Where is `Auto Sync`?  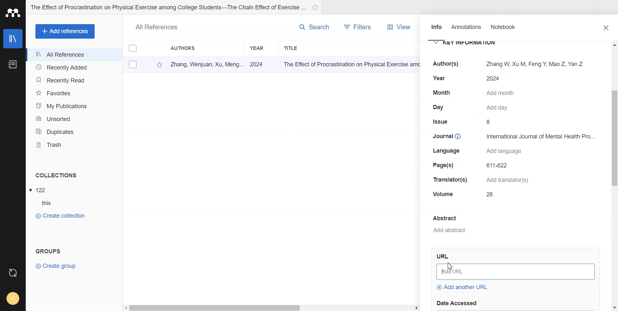 Auto Sync is located at coordinates (13, 271).